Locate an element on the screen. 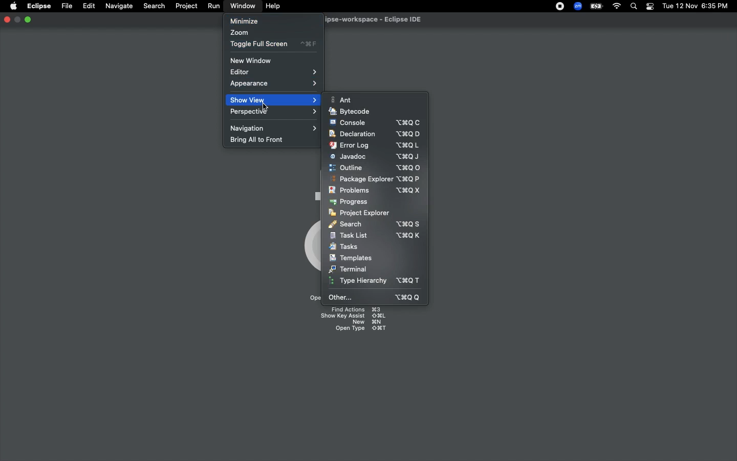 This screenshot has width=737, height=461. Appearance is located at coordinates (274, 85).